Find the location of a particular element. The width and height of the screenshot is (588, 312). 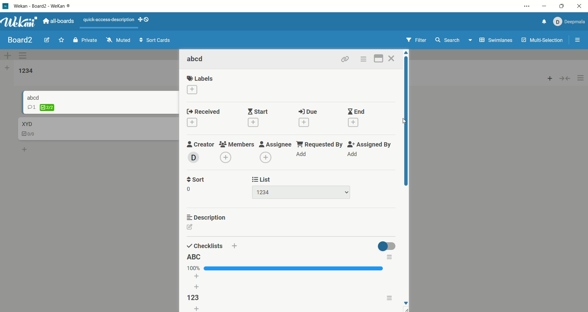

options is located at coordinates (363, 59).